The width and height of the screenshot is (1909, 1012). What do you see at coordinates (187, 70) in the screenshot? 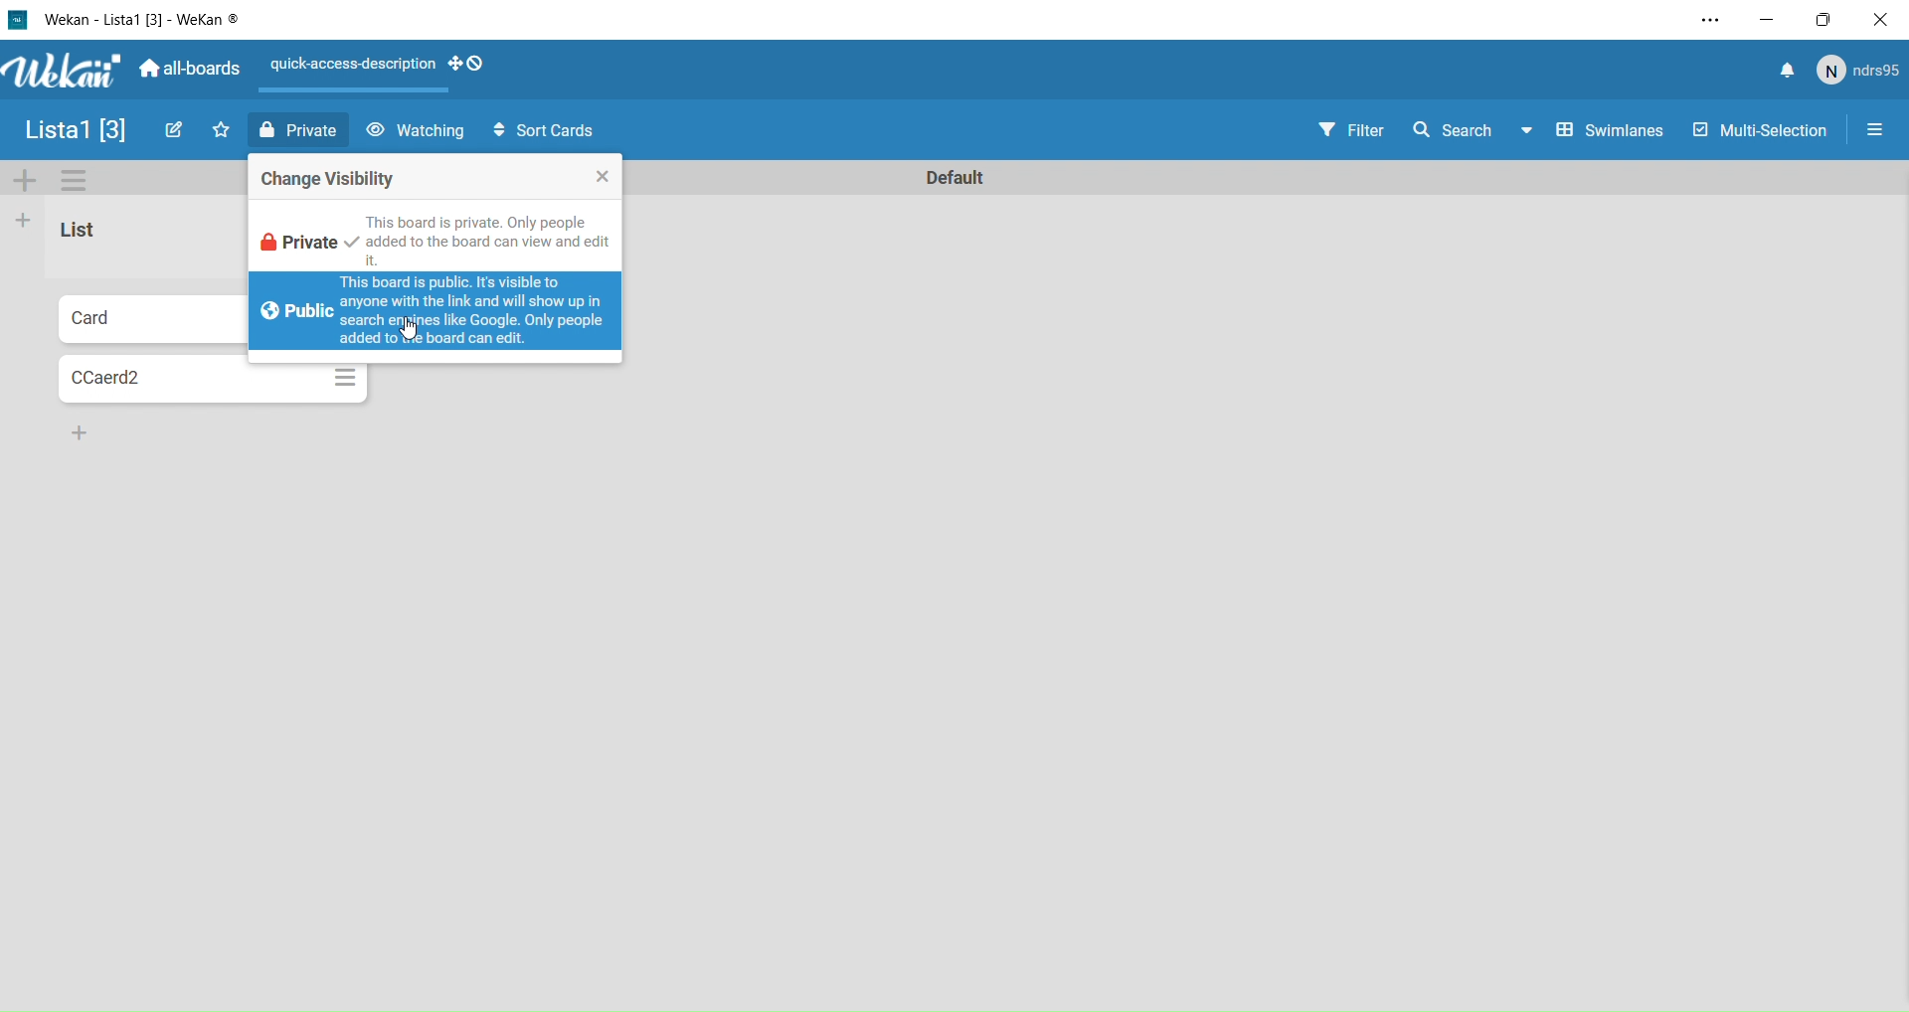
I see `All boards` at bounding box center [187, 70].